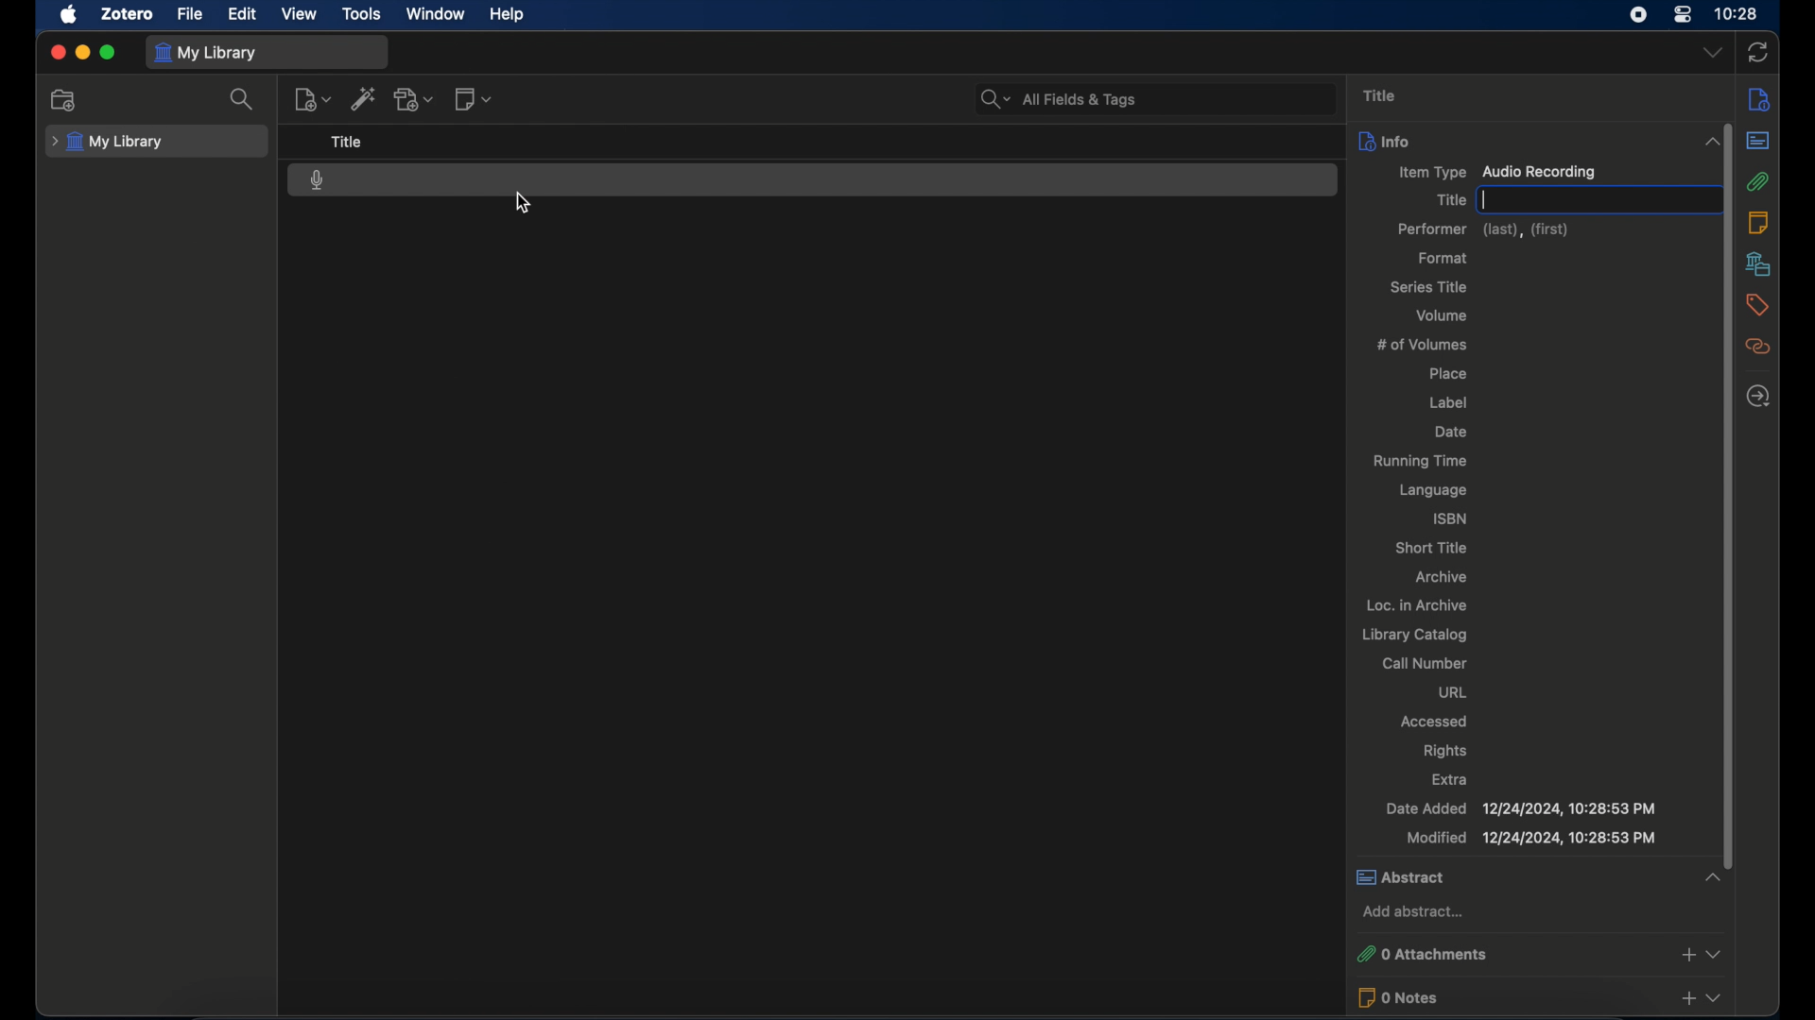  What do you see at coordinates (243, 15) in the screenshot?
I see `edit` at bounding box center [243, 15].